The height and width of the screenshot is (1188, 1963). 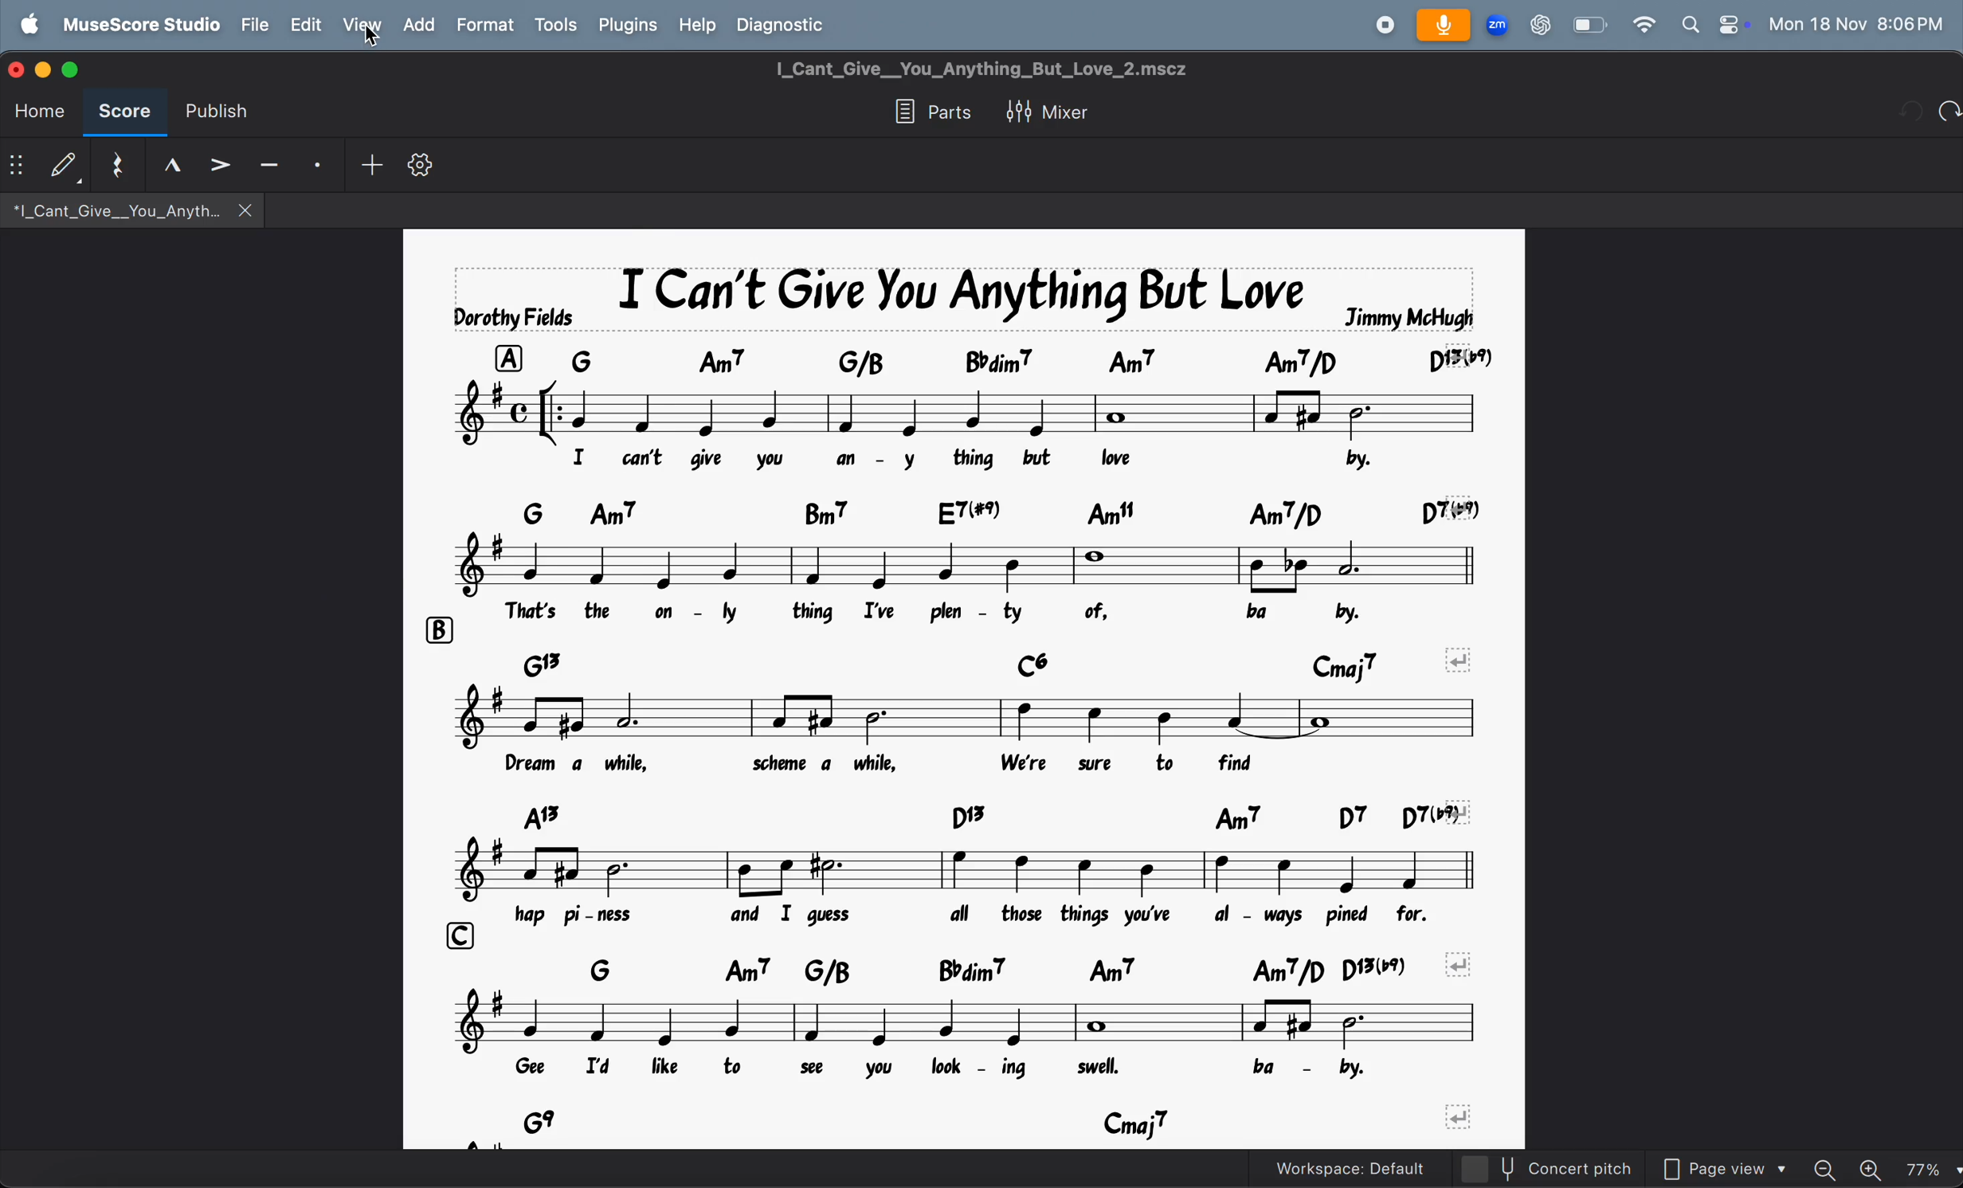 What do you see at coordinates (626, 26) in the screenshot?
I see `plugins` at bounding box center [626, 26].